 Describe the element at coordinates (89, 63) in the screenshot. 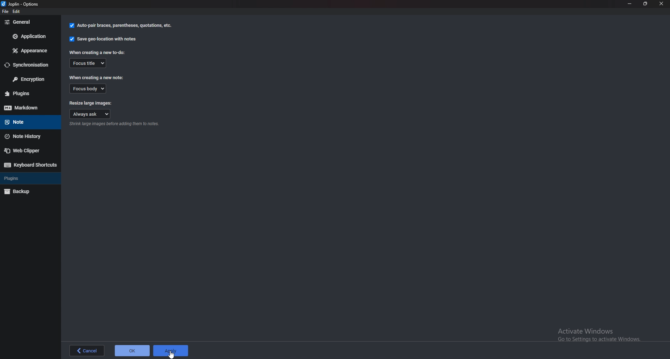

I see `Focus title` at that location.